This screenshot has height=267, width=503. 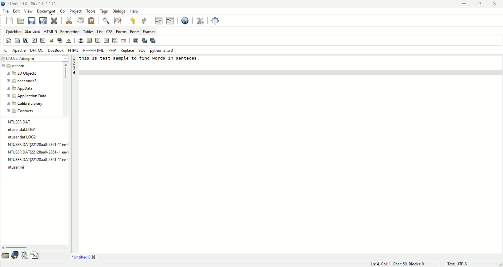 What do you see at coordinates (5, 12) in the screenshot?
I see `file` at bounding box center [5, 12].